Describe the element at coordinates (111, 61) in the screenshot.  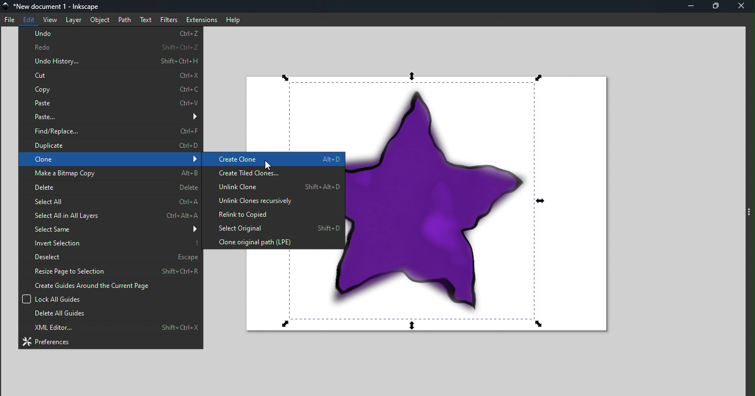
I see `undo history` at that location.